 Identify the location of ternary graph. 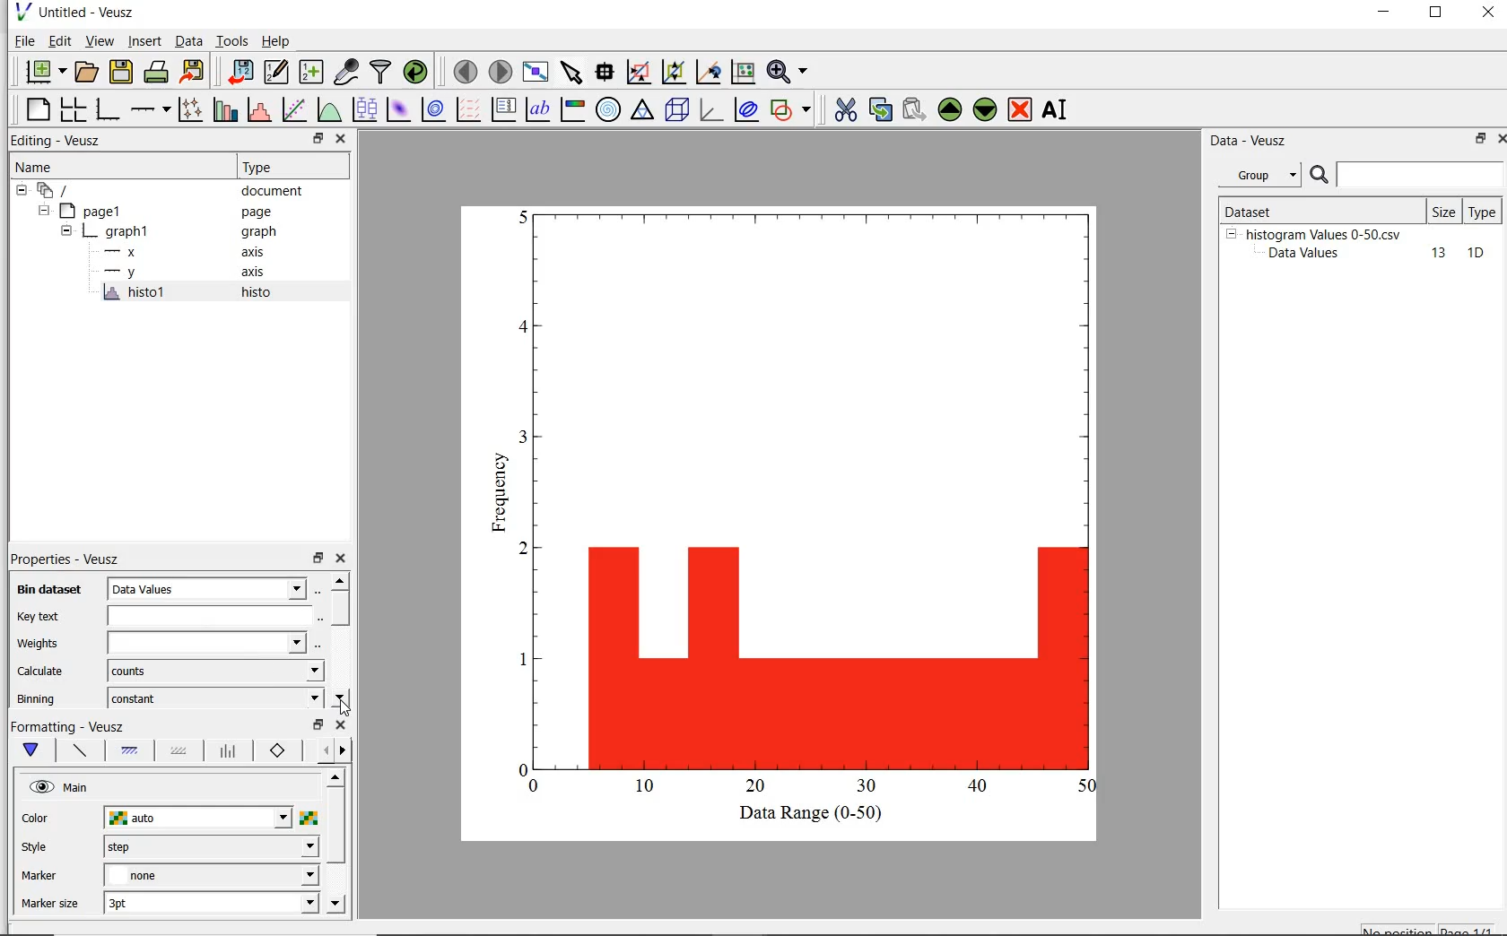
(643, 111).